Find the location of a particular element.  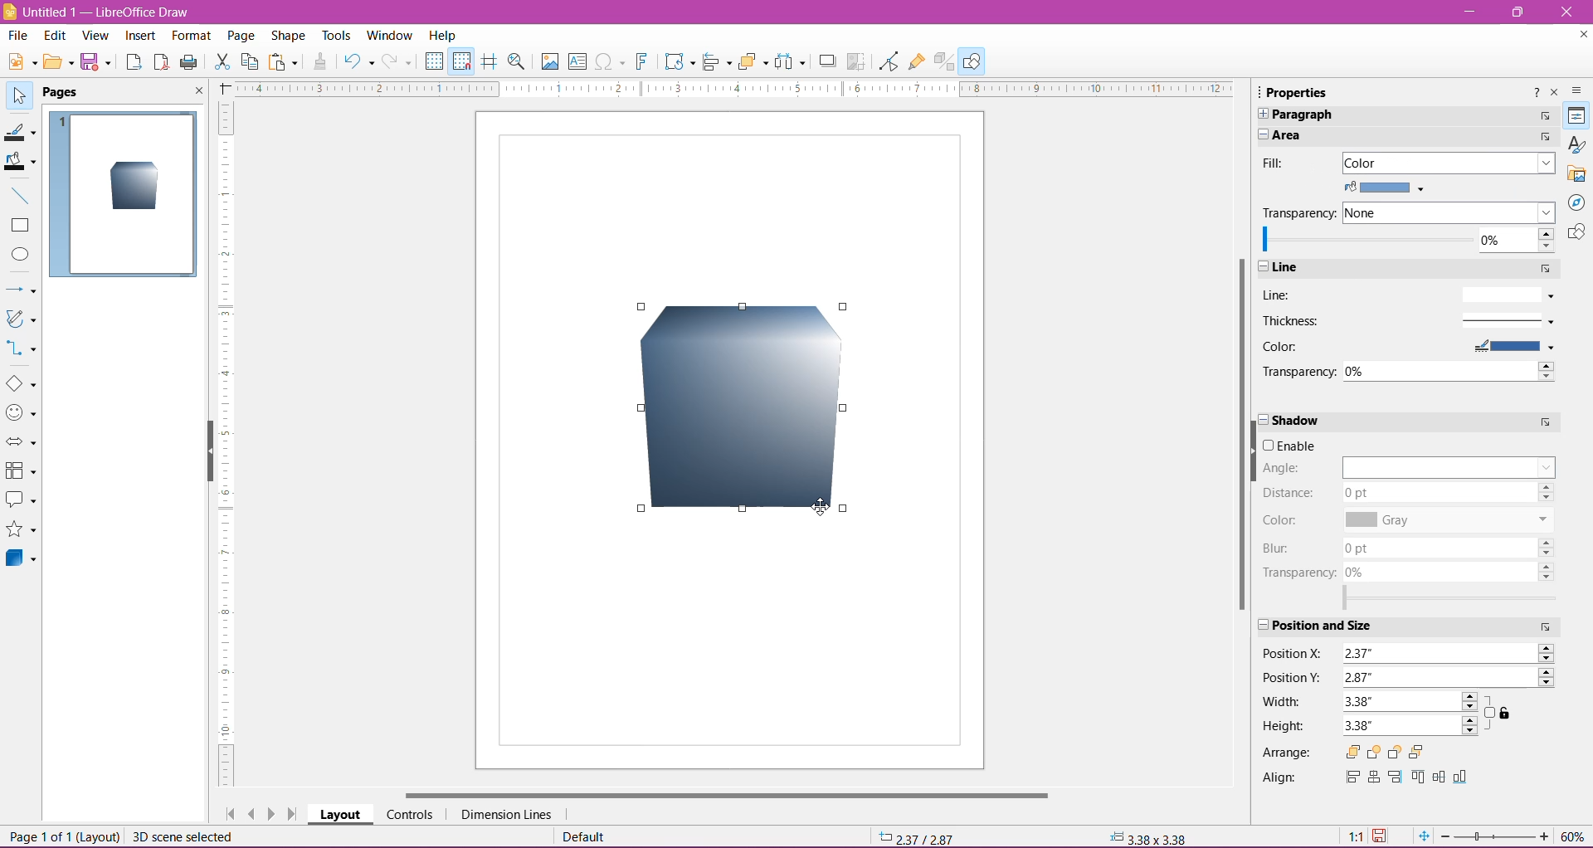

Page is located at coordinates (71, 93).